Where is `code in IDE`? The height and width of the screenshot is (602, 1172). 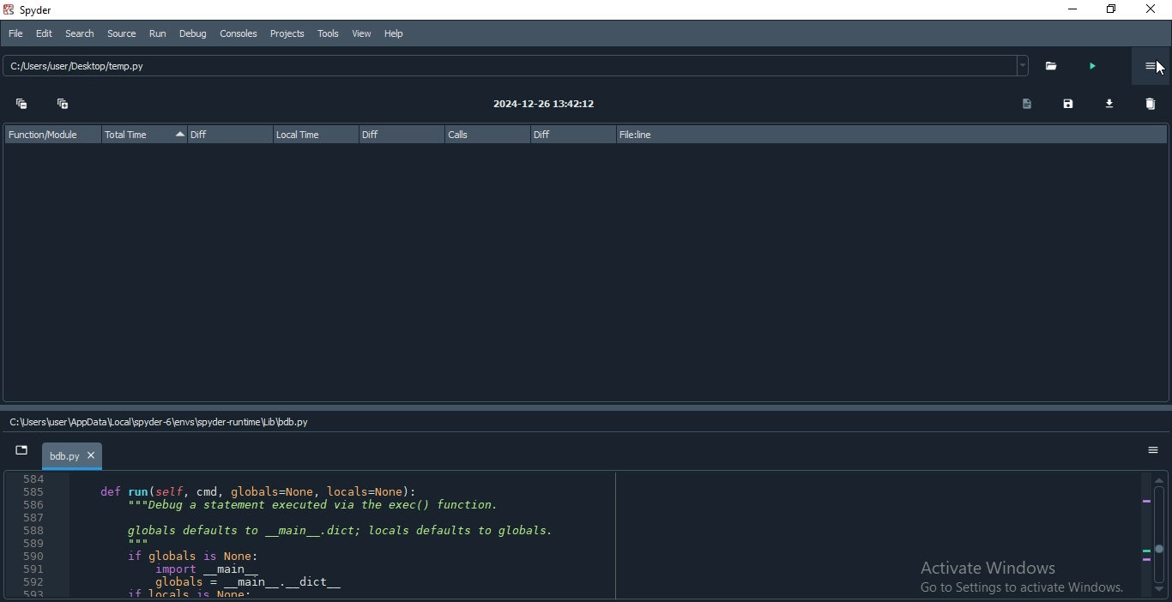 code in IDE is located at coordinates (574, 536).